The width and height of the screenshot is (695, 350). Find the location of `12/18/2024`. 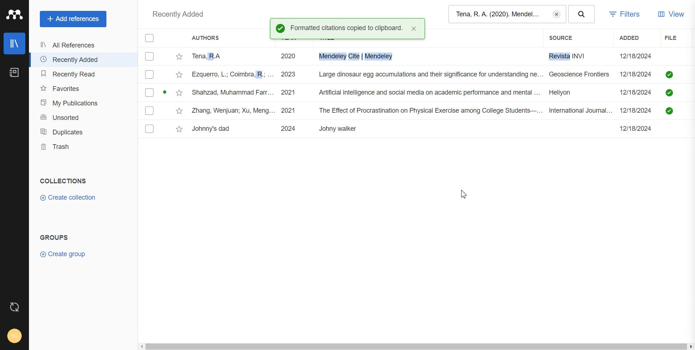

12/18/2024 is located at coordinates (638, 109).